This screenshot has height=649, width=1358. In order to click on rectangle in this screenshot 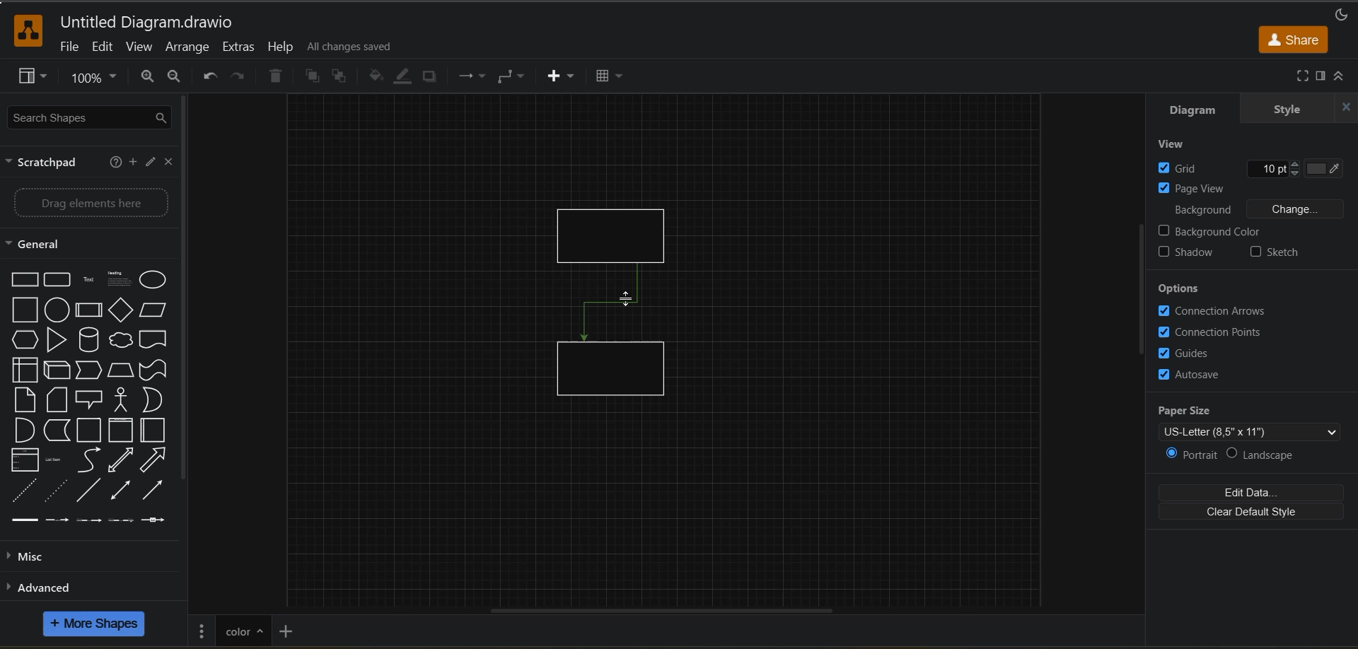, I will do `click(617, 232)`.